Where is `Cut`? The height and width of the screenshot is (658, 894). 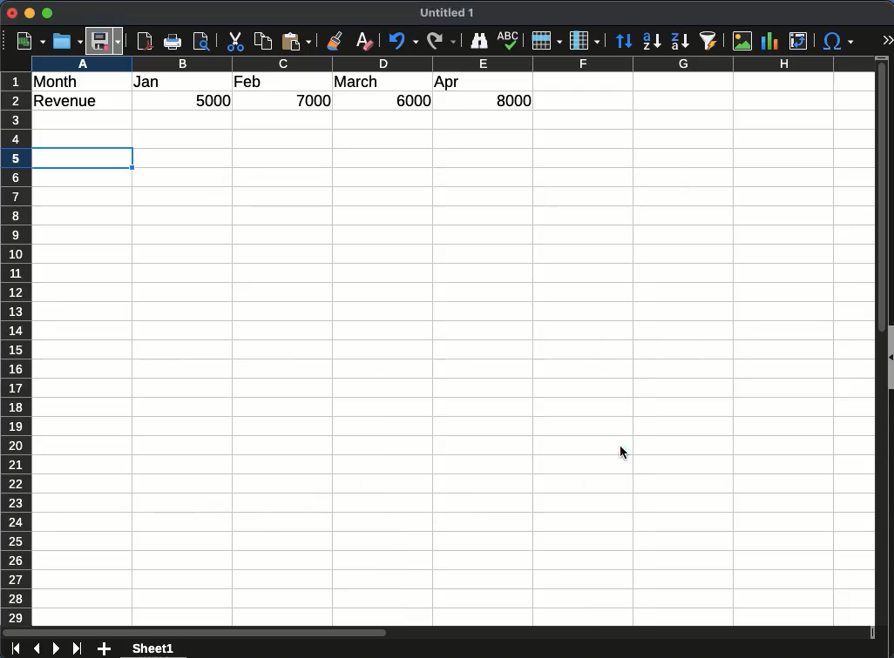
Cut is located at coordinates (235, 42).